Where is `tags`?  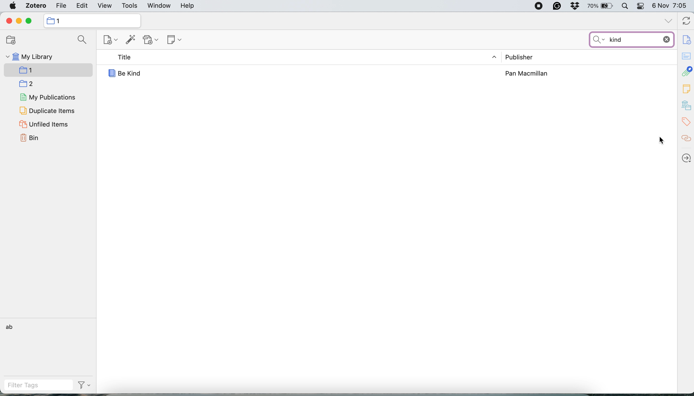 tags is located at coordinates (685, 122).